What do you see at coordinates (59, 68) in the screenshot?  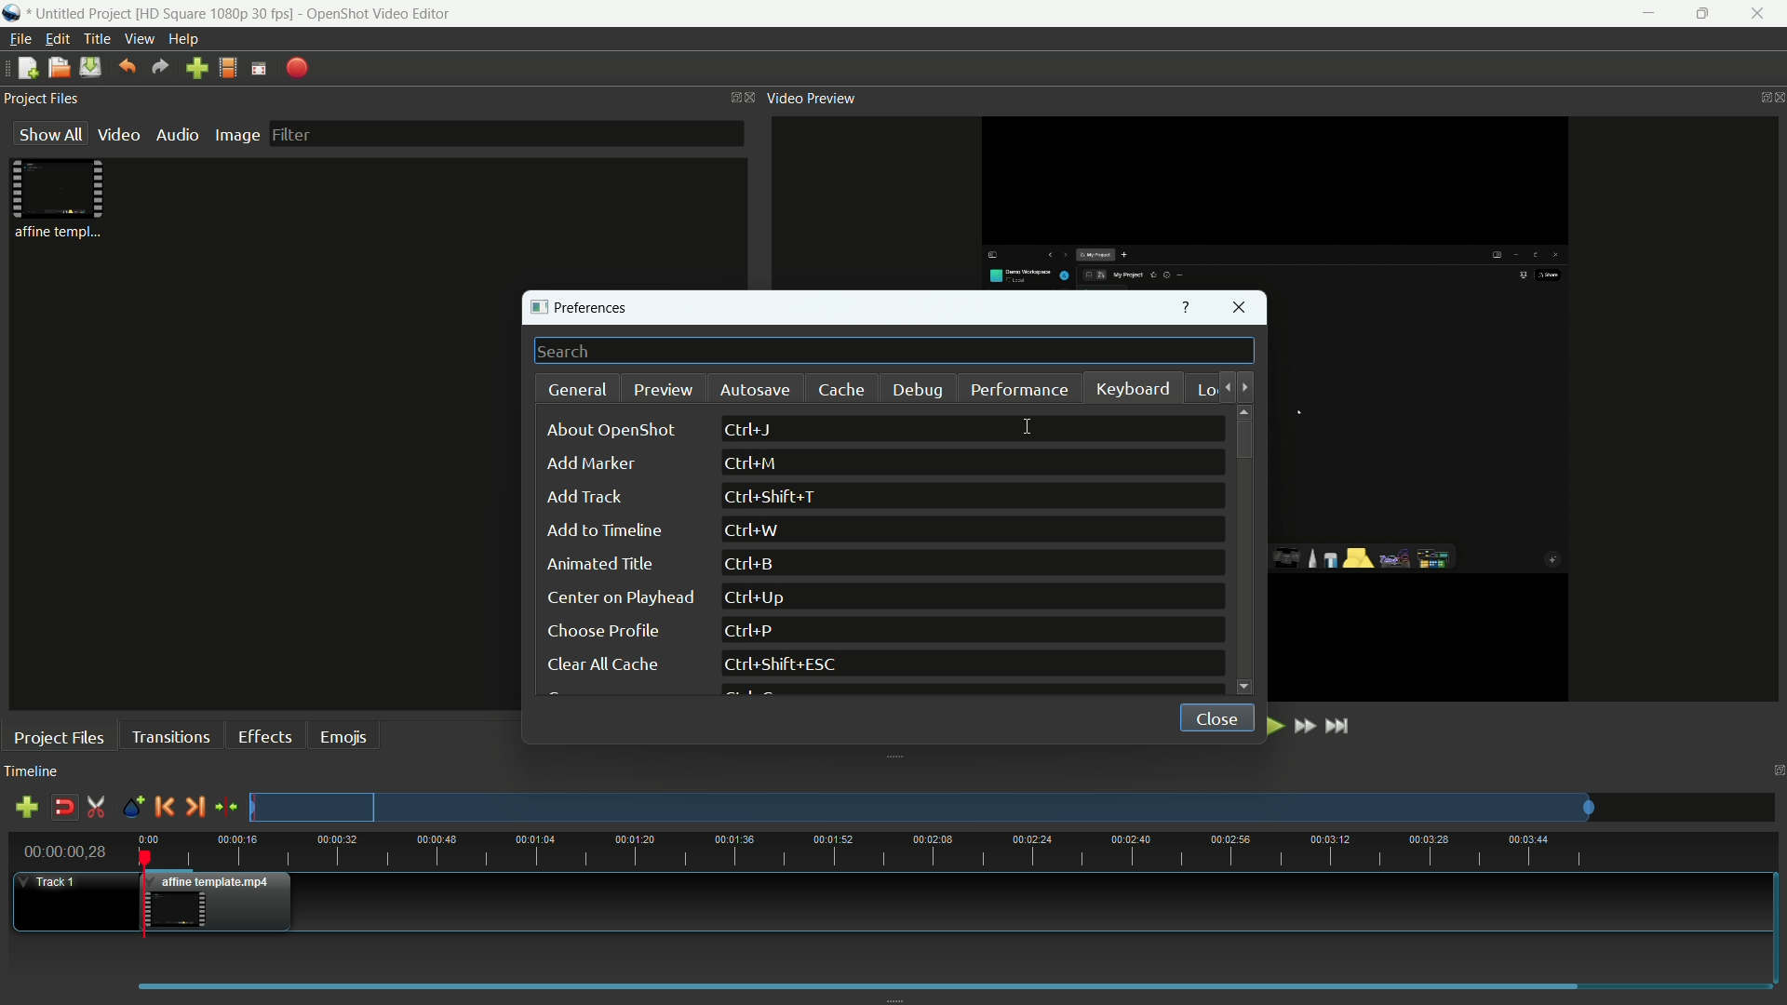 I see `open file` at bounding box center [59, 68].